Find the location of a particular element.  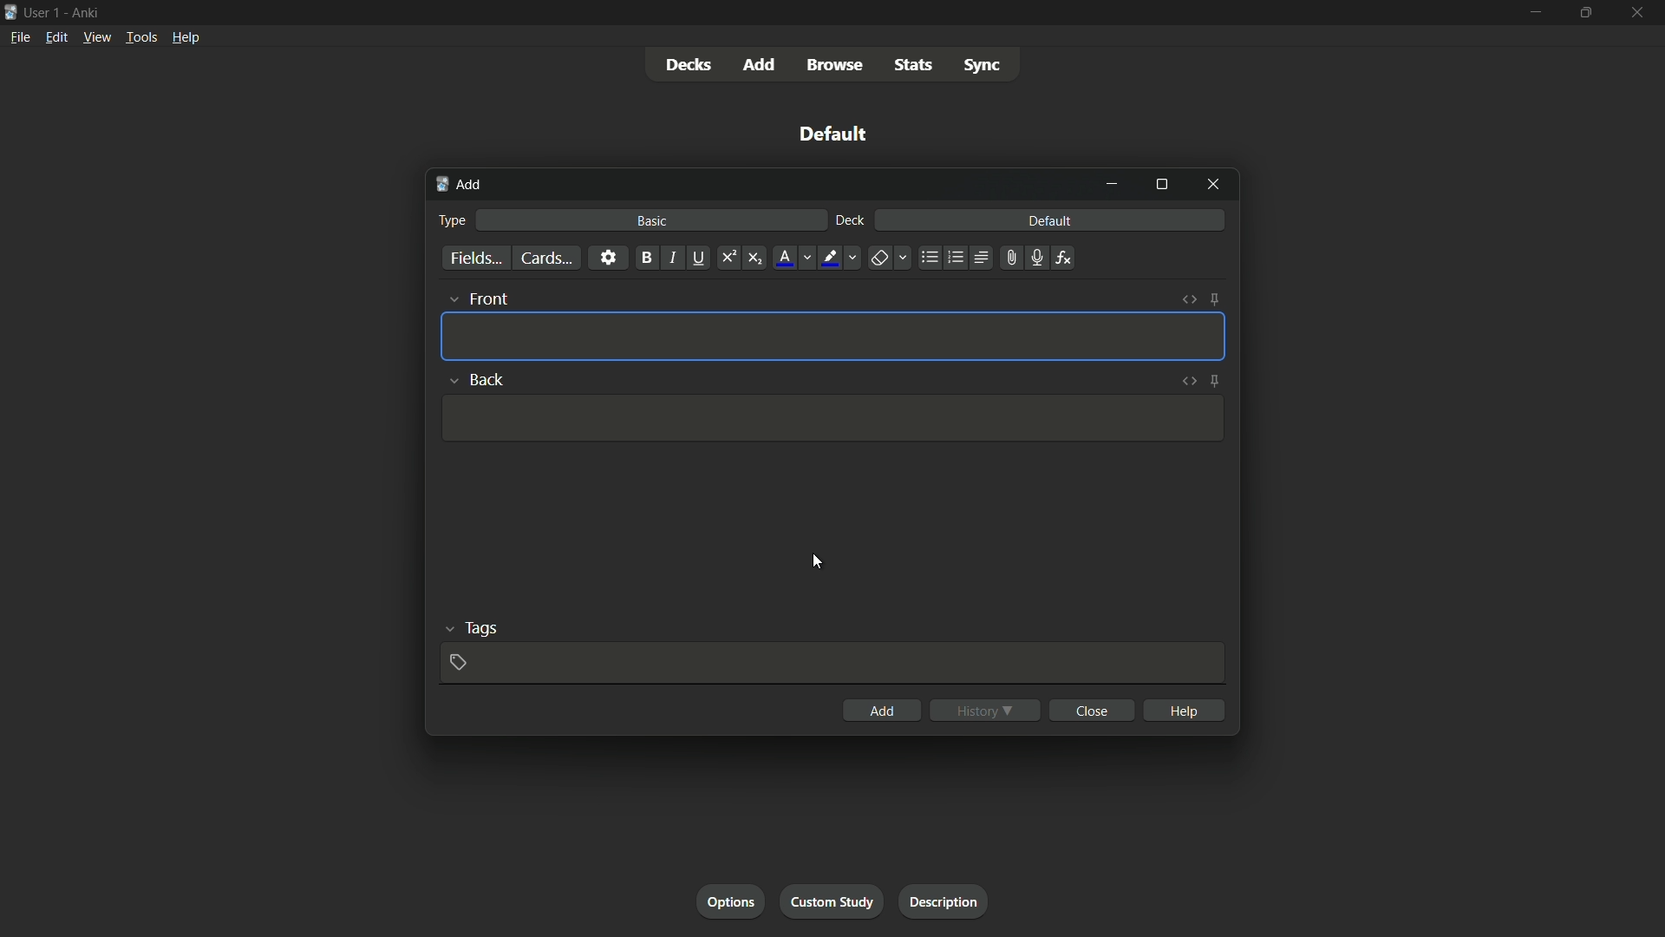

italic is located at coordinates (671, 257).